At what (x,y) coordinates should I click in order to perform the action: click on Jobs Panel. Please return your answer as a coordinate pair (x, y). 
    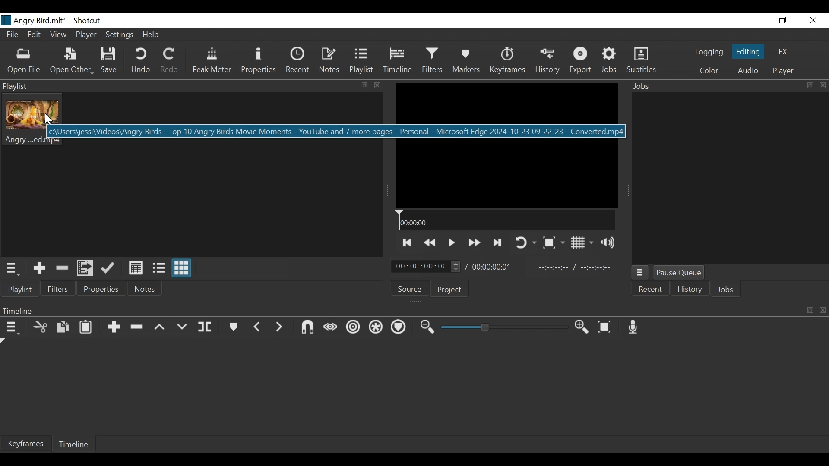
    Looking at the image, I should click on (730, 85).